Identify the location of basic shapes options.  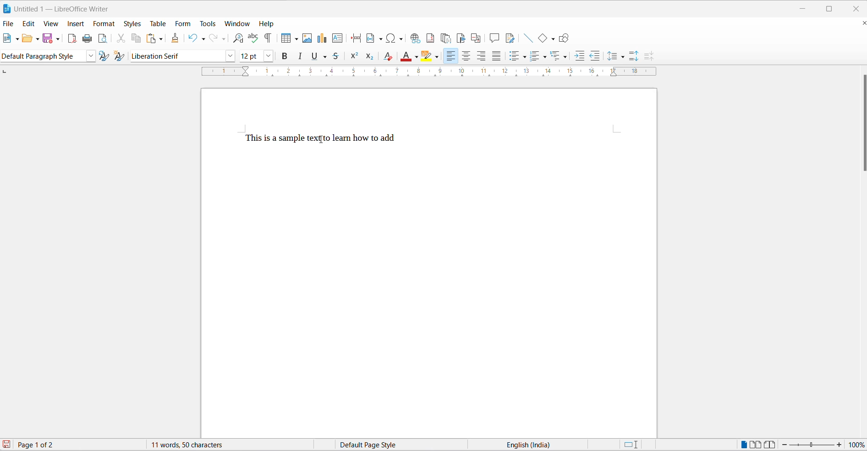
(551, 38).